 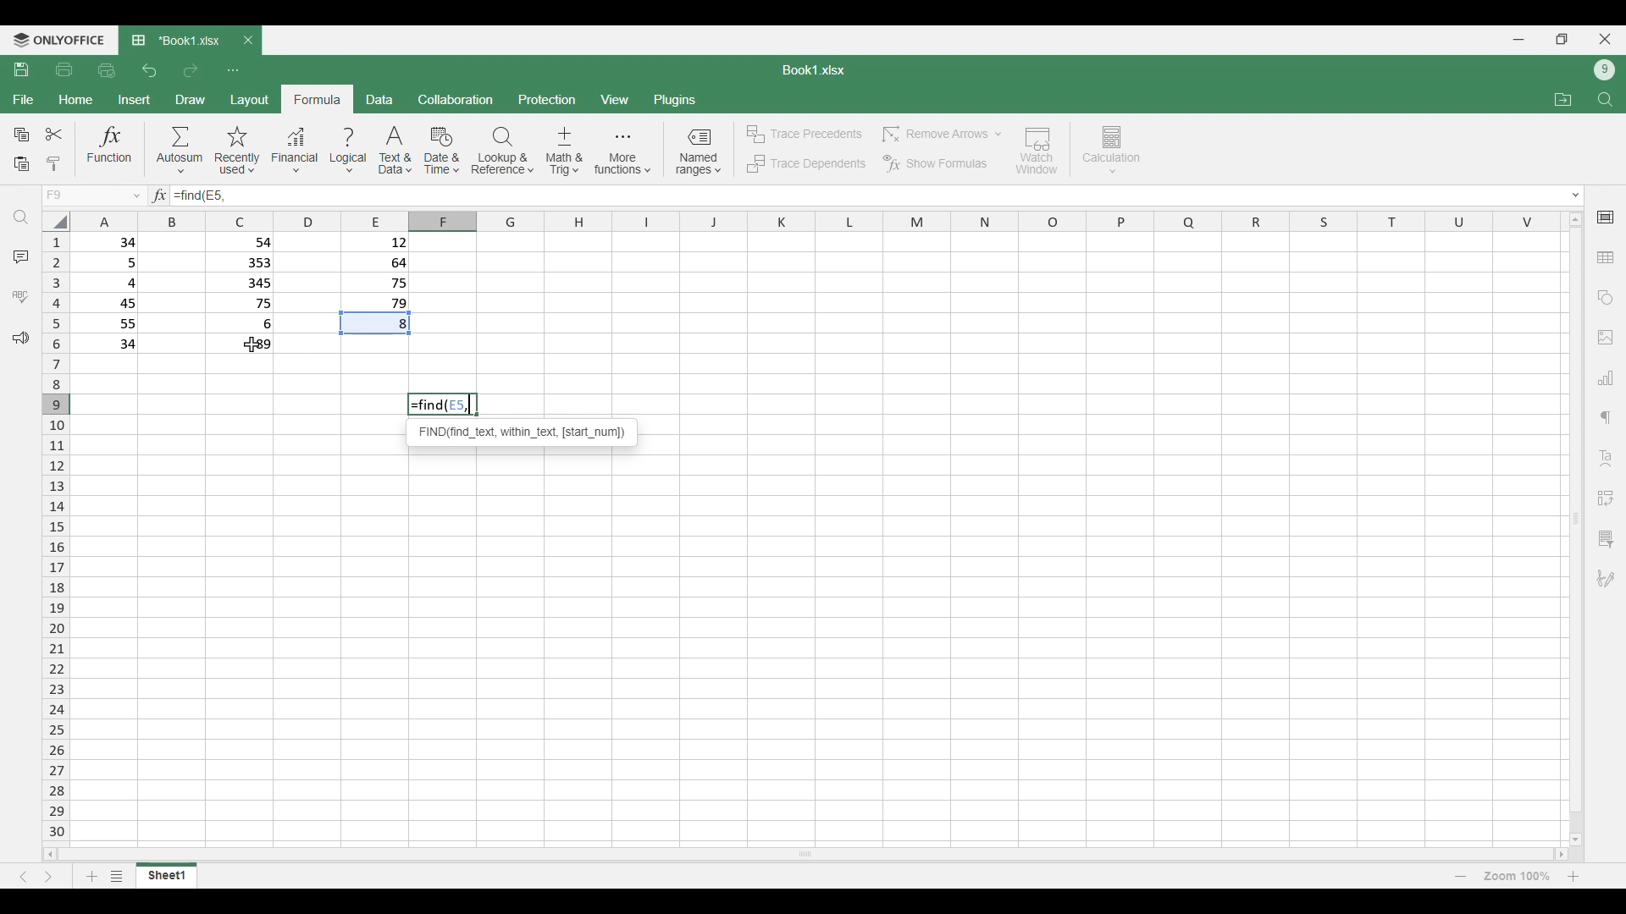 What do you see at coordinates (1605, 498) in the screenshot?
I see `Insert pivot table` at bounding box center [1605, 498].